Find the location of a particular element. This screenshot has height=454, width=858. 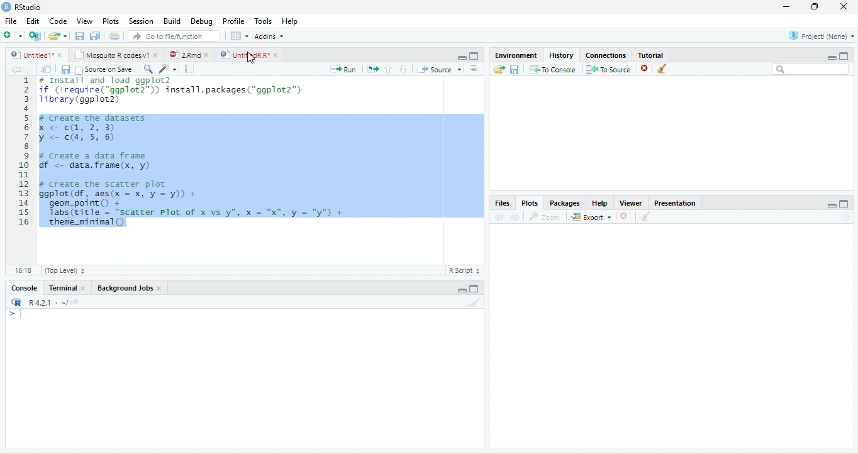

Go forward to next source location is located at coordinates (28, 70).